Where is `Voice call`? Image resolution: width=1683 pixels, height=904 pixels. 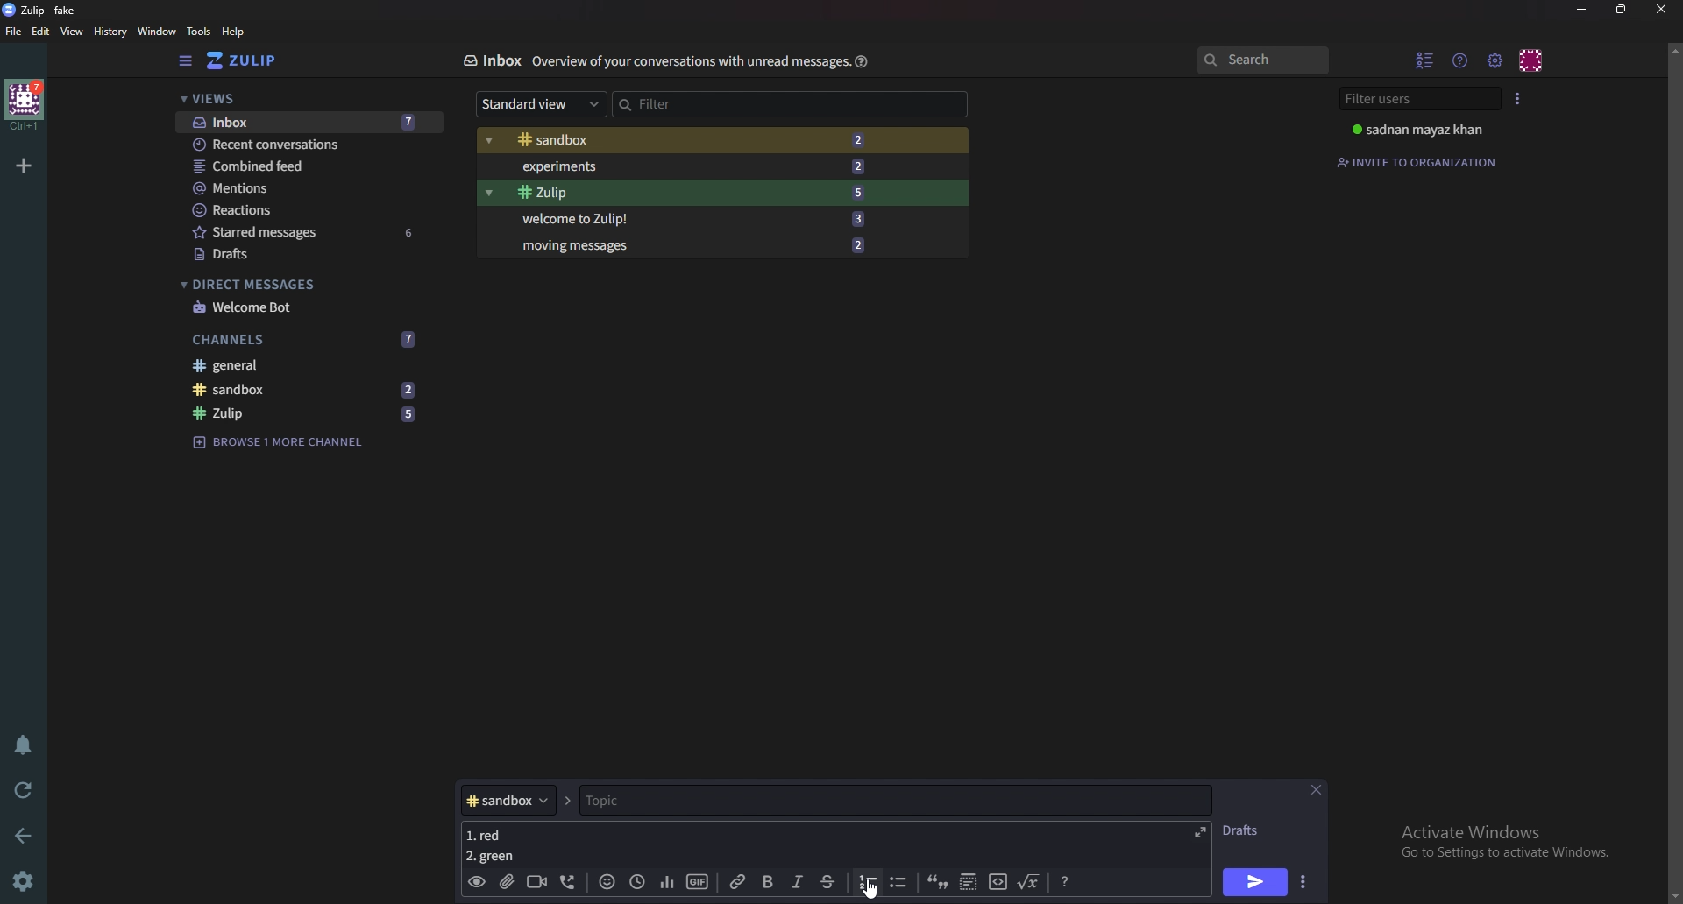
Voice call is located at coordinates (565, 884).